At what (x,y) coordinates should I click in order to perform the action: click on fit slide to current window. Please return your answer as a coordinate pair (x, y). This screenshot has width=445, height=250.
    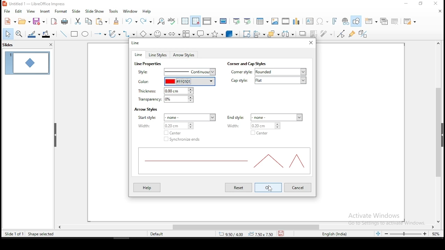
    Looking at the image, I should click on (378, 233).